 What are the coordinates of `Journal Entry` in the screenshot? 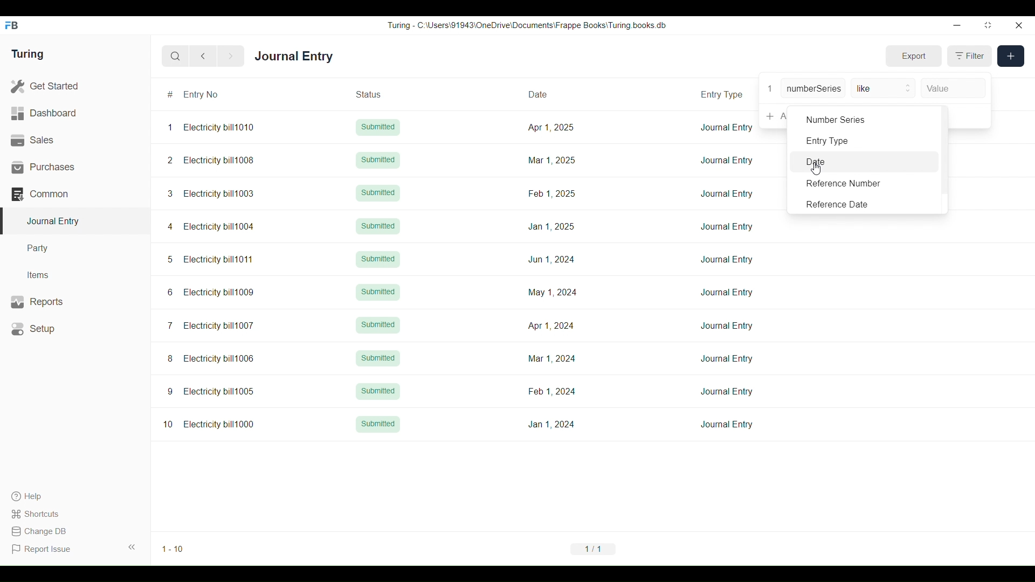 It's located at (727, 325).